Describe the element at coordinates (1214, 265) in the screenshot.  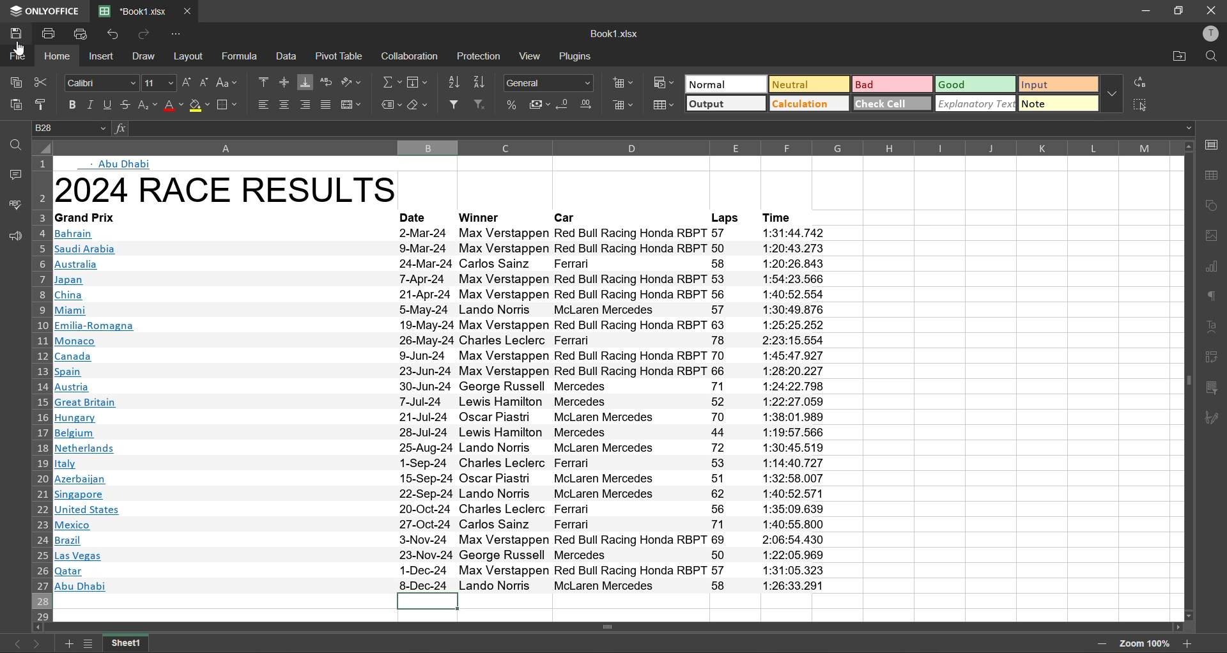
I see `chart` at that location.